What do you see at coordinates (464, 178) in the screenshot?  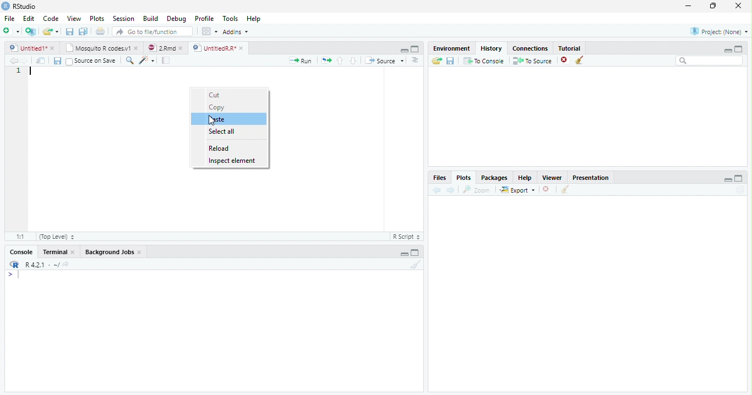 I see `Plots` at bounding box center [464, 178].